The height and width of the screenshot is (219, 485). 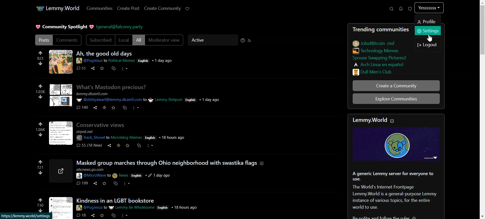 I want to click on cross share, so click(x=112, y=214).